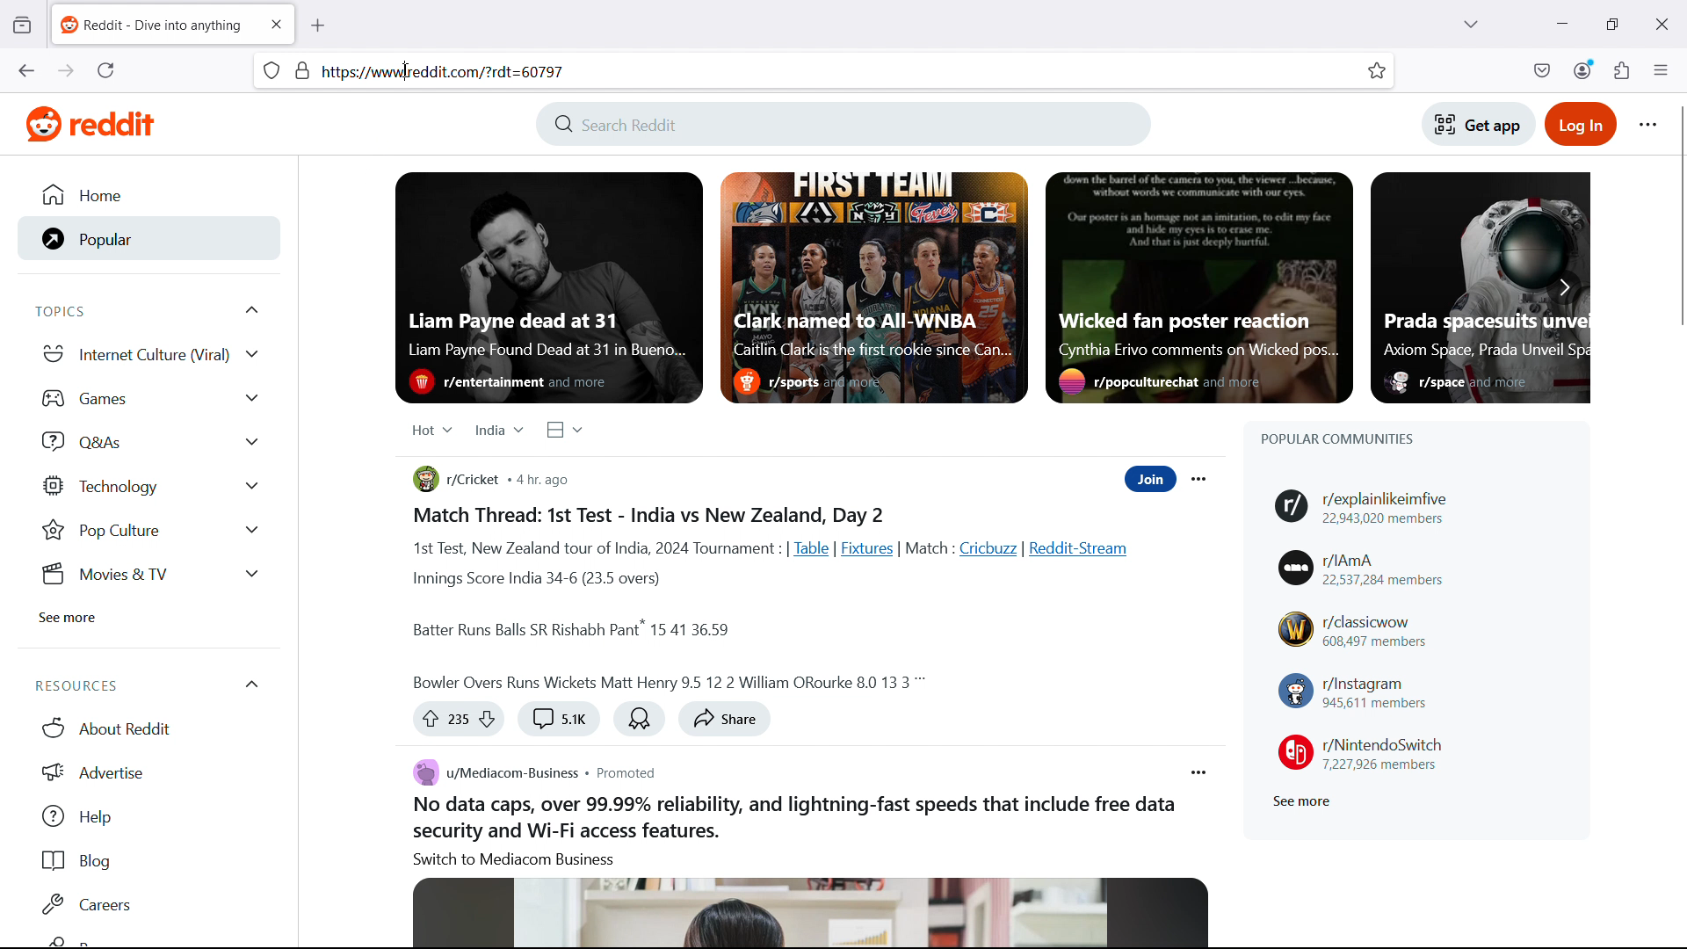 Image resolution: width=1687 pixels, height=949 pixels. Describe the element at coordinates (146, 905) in the screenshot. I see `Careers` at that location.